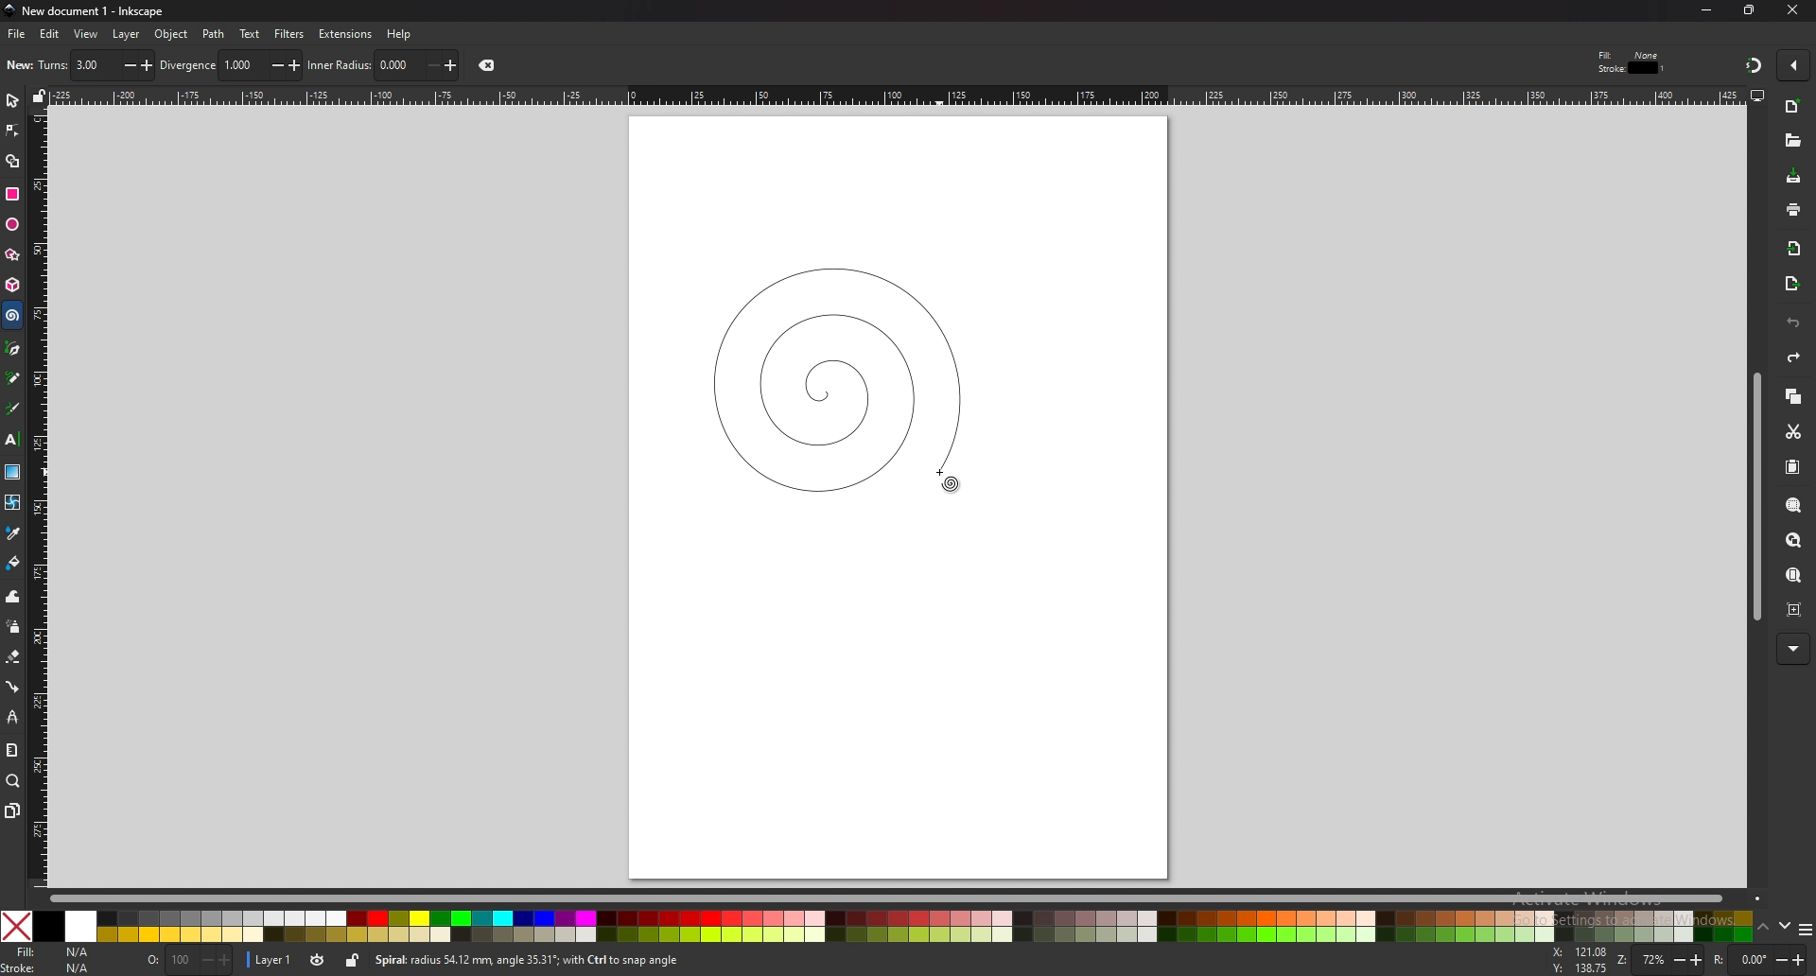 This screenshot has height=976, width=1816. Describe the element at coordinates (12, 287) in the screenshot. I see `3d box` at that location.